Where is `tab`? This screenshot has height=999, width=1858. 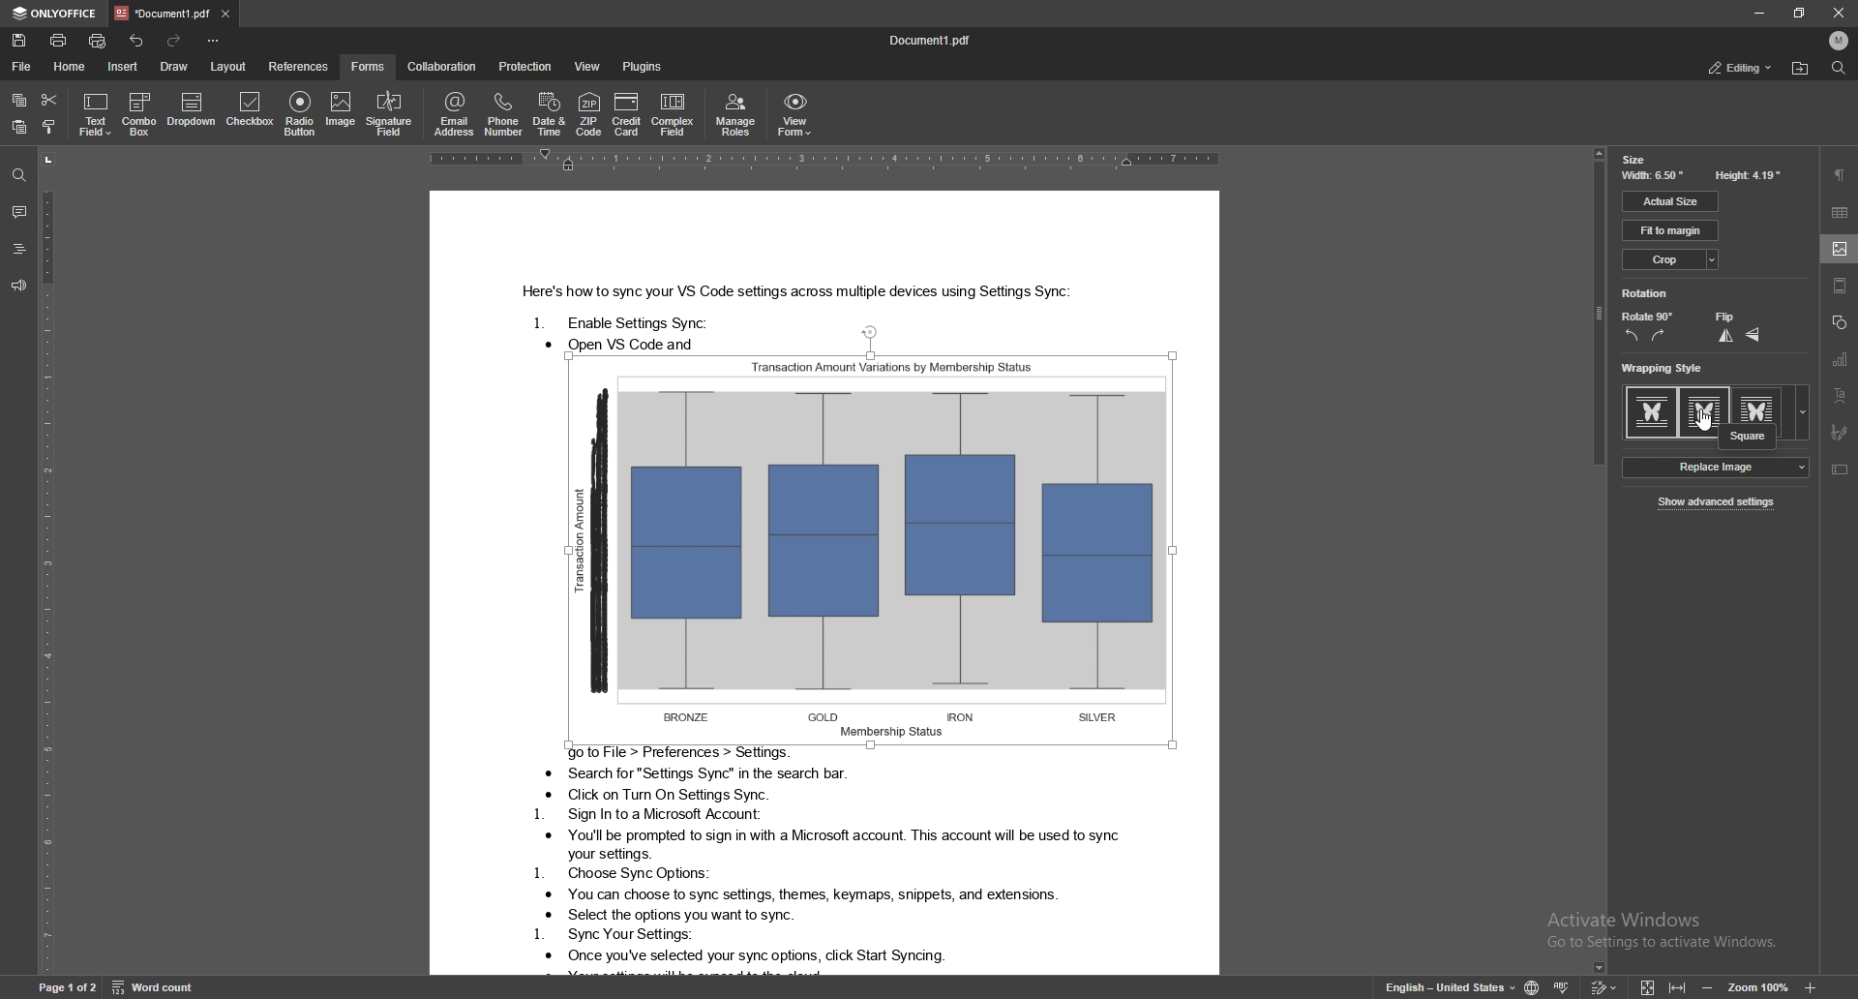 tab is located at coordinates (162, 14).